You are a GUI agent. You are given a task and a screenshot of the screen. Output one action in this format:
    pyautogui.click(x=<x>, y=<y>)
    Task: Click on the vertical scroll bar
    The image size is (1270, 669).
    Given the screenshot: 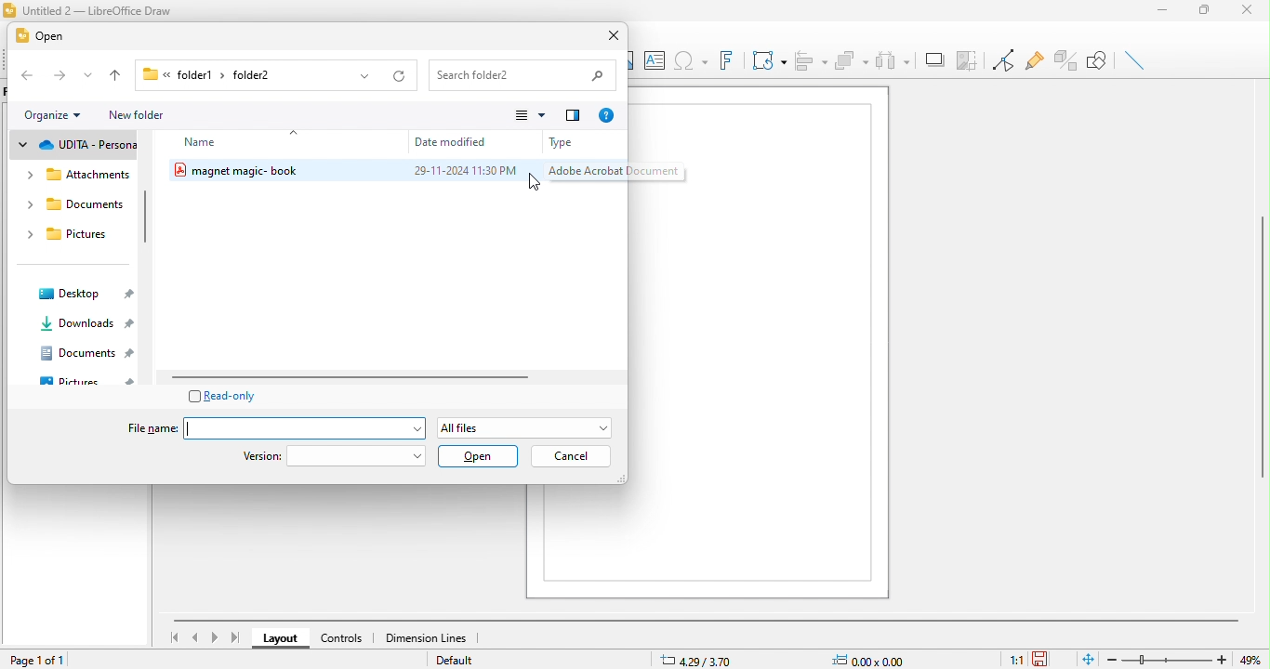 What is the action you would take?
    pyautogui.click(x=147, y=216)
    